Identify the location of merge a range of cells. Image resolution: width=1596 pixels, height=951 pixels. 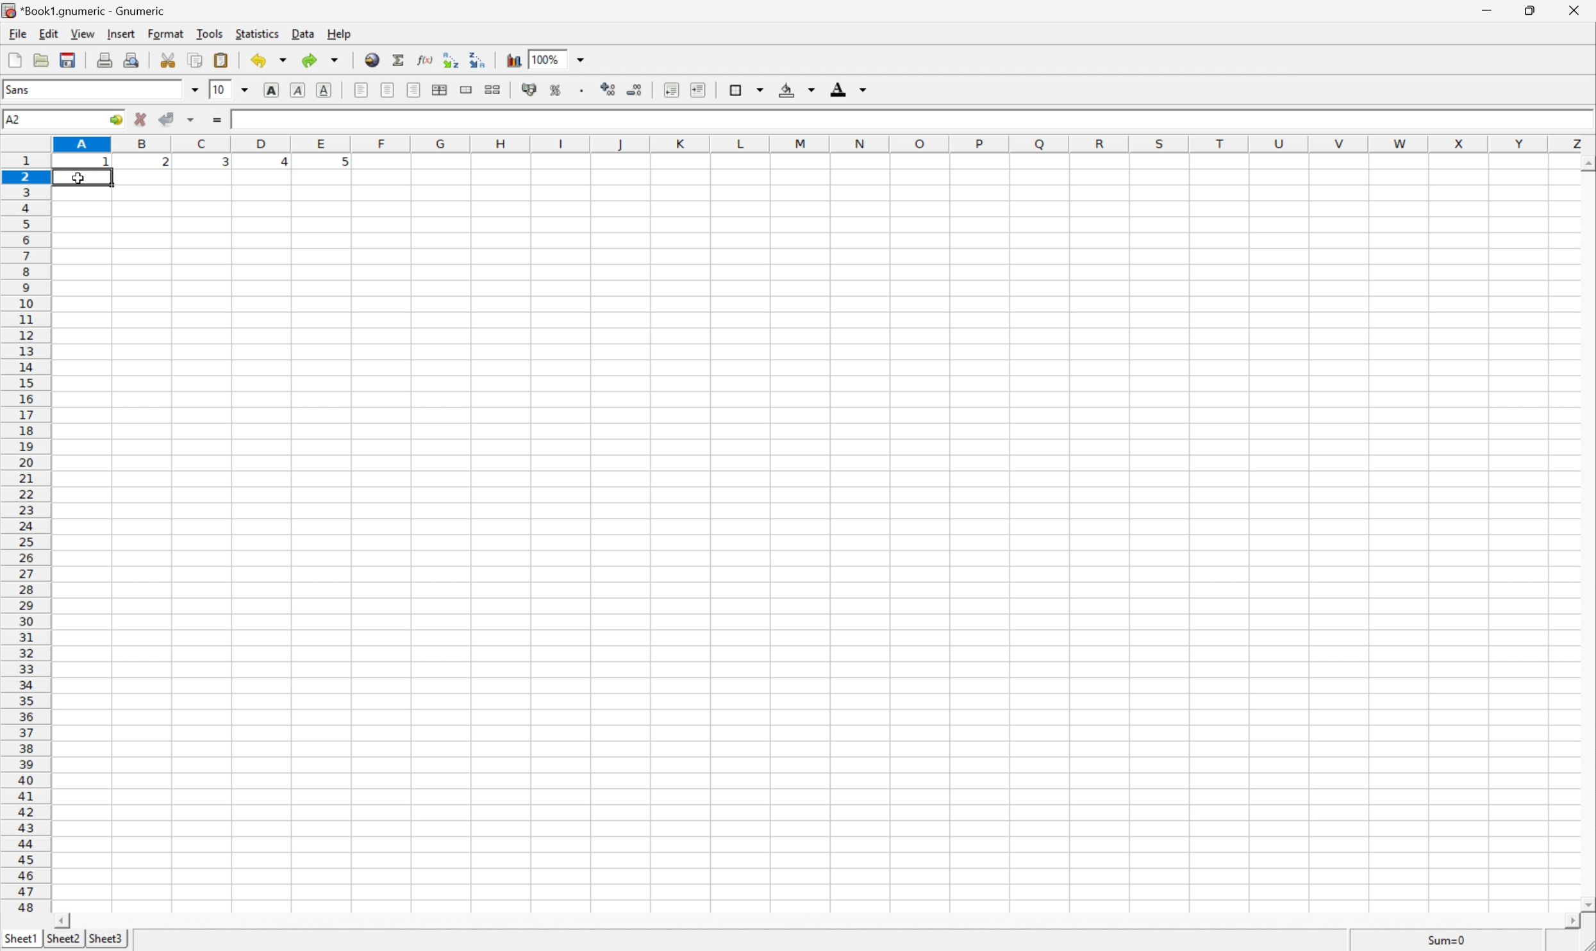
(467, 91).